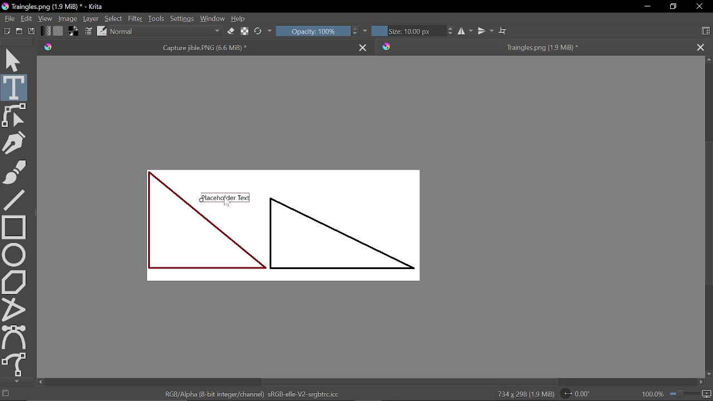  Describe the element at coordinates (182, 18) in the screenshot. I see `Settings` at that location.